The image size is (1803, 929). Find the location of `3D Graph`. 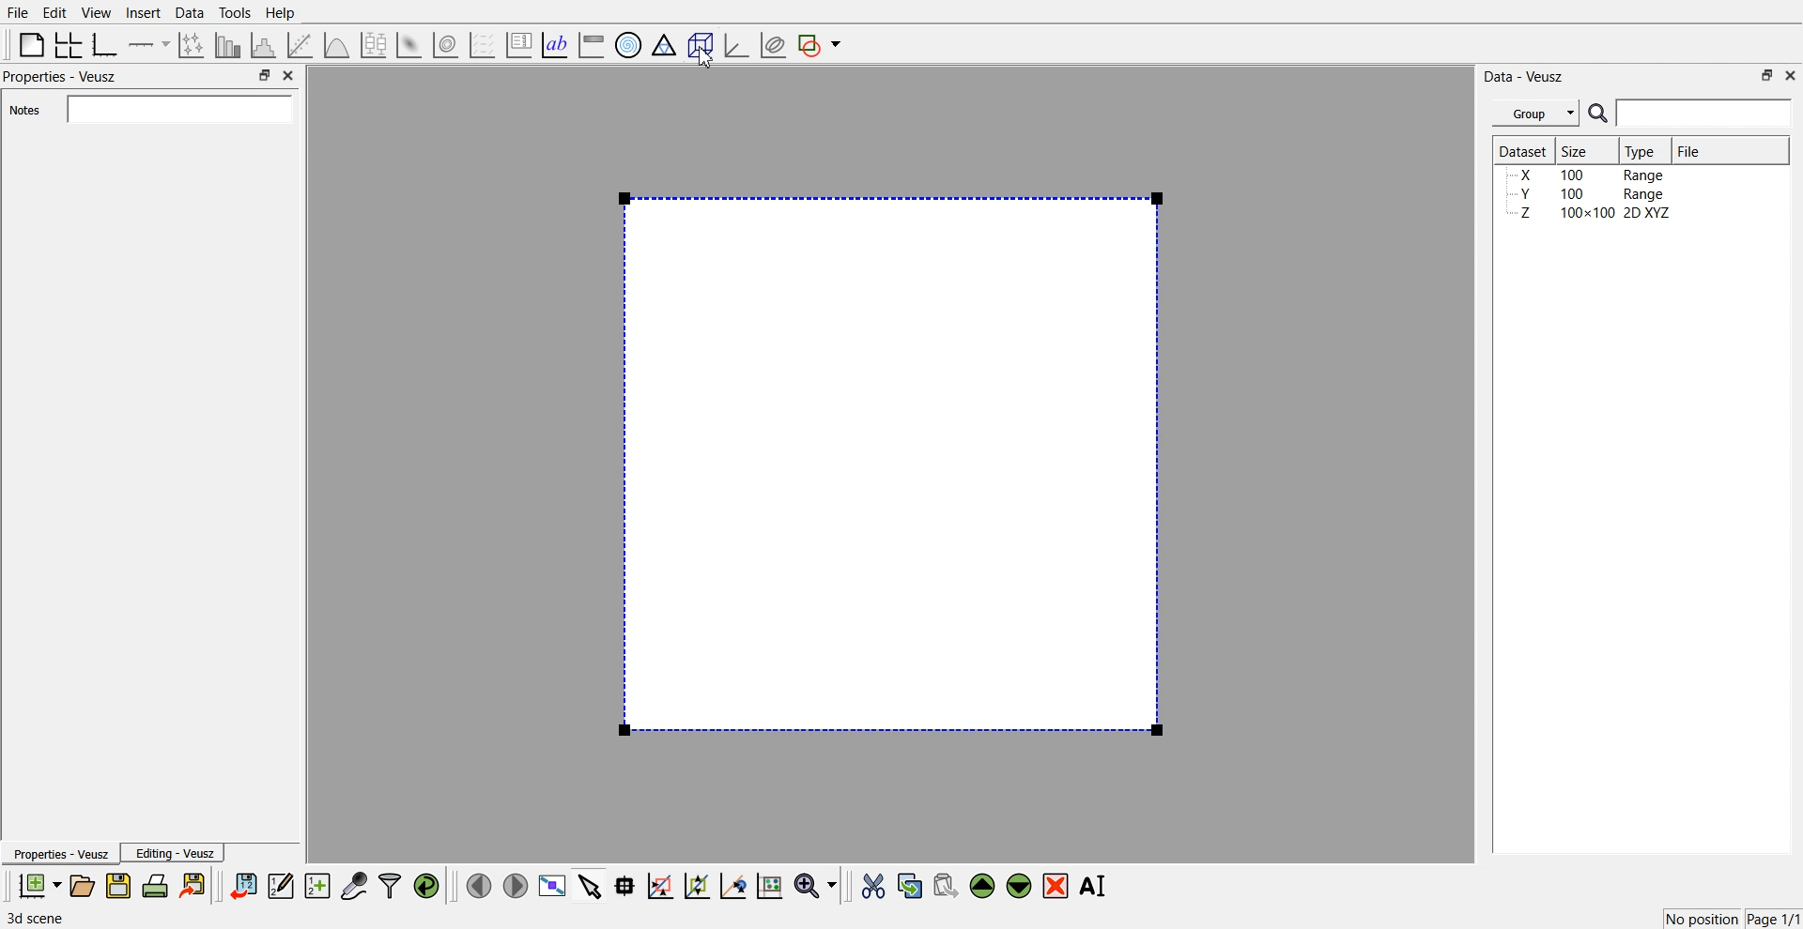

3D Graph is located at coordinates (736, 45).